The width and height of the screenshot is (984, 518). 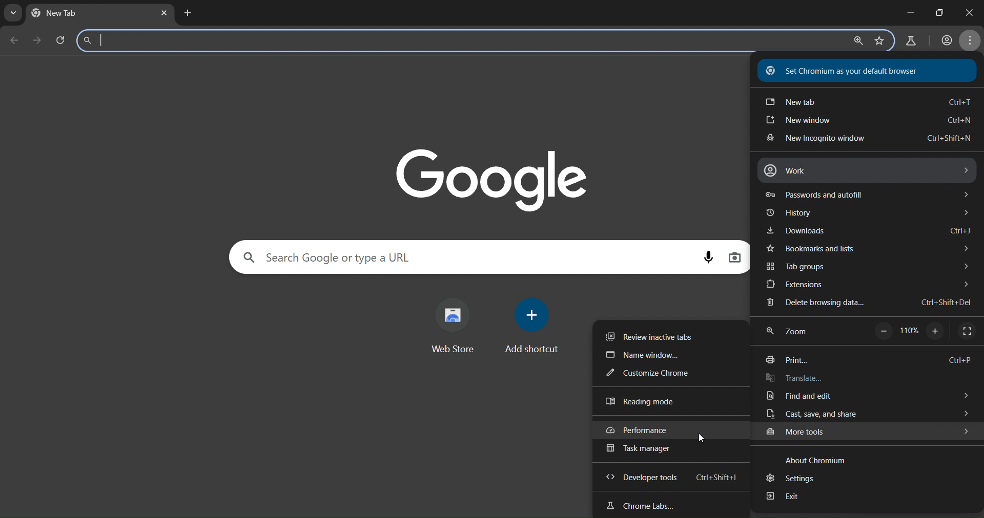 I want to click on zoom , so click(x=856, y=41).